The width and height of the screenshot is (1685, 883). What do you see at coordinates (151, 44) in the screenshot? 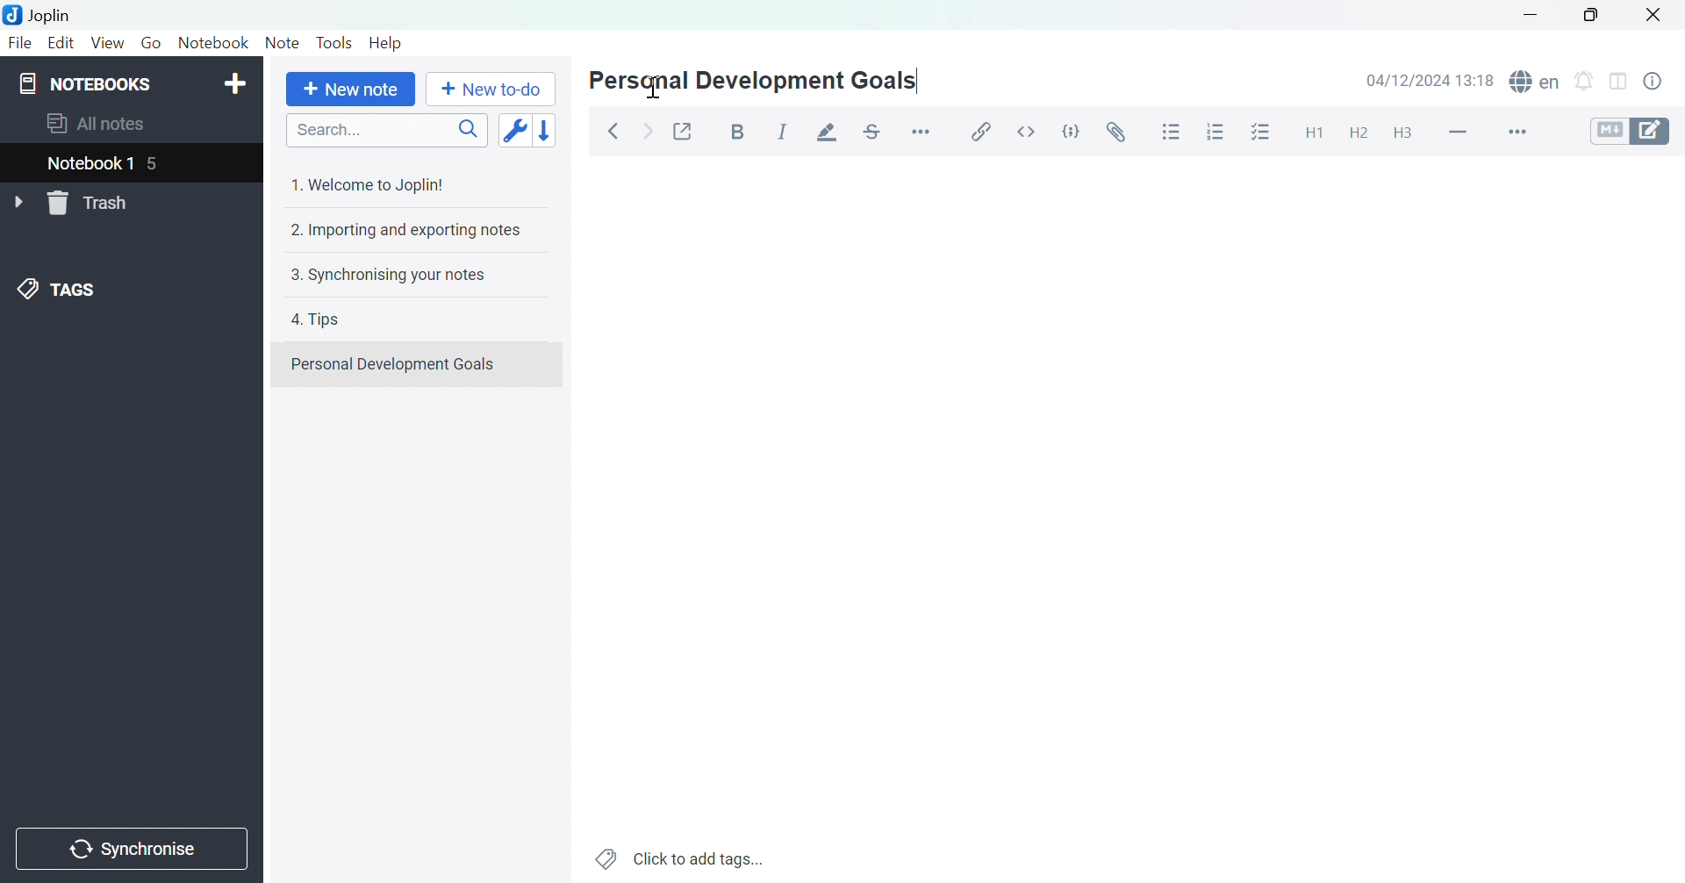
I see `Go` at bounding box center [151, 44].